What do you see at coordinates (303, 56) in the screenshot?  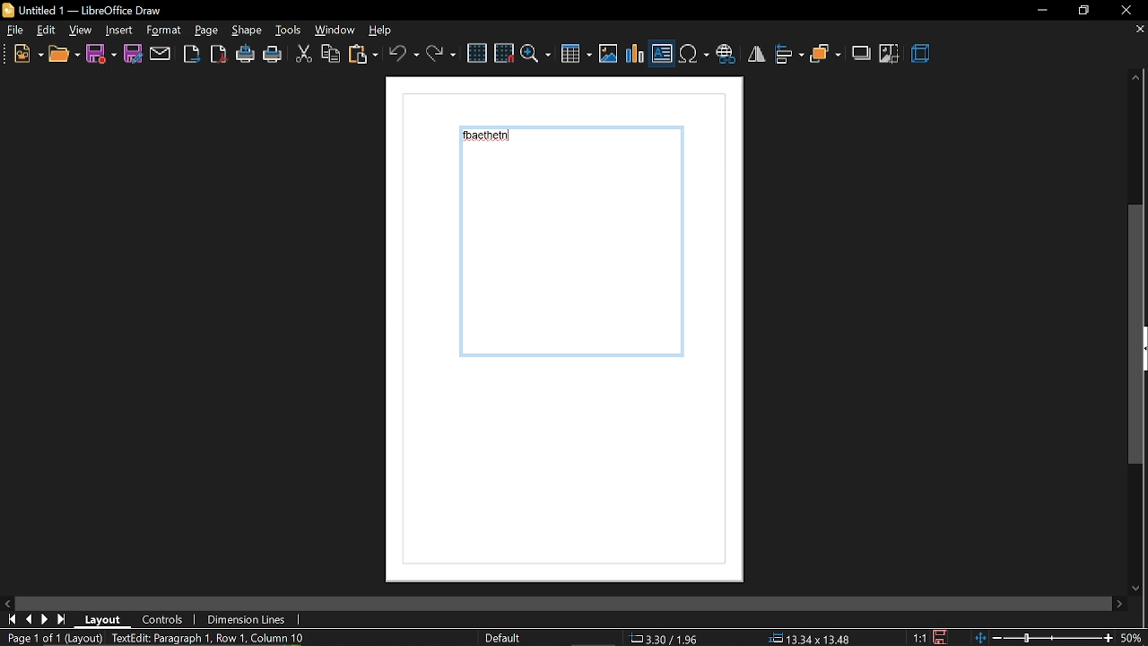 I see `cut ` at bounding box center [303, 56].